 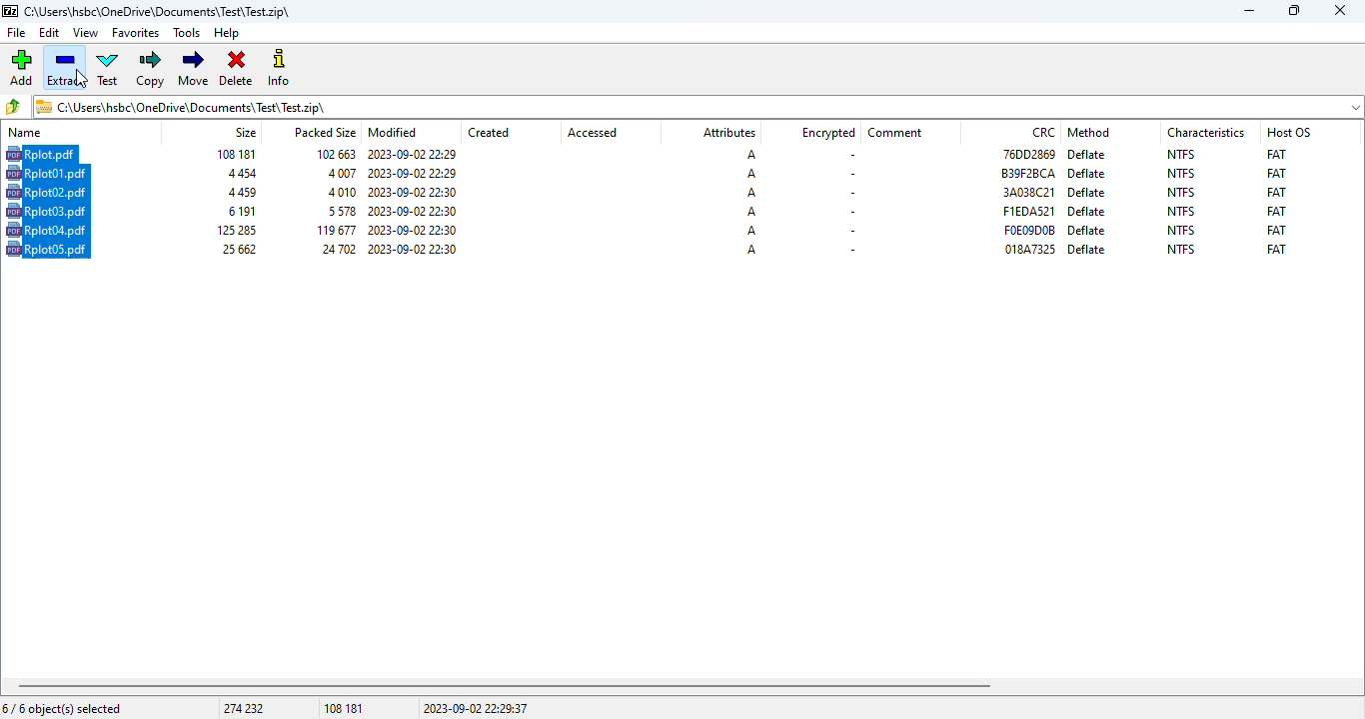 What do you see at coordinates (238, 249) in the screenshot?
I see `size` at bounding box center [238, 249].